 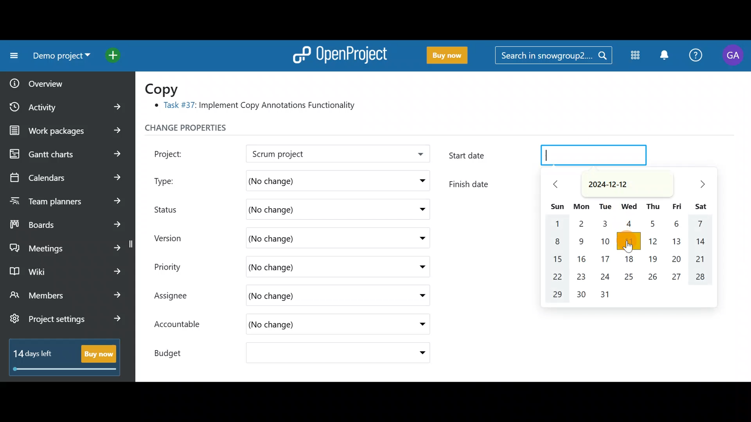 What do you see at coordinates (66, 246) in the screenshot?
I see `Meetings` at bounding box center [66, 246].